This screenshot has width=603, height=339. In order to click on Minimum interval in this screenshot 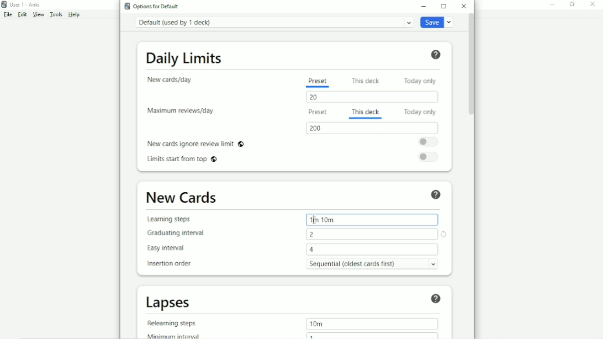, I will do `click(171, 335)`.